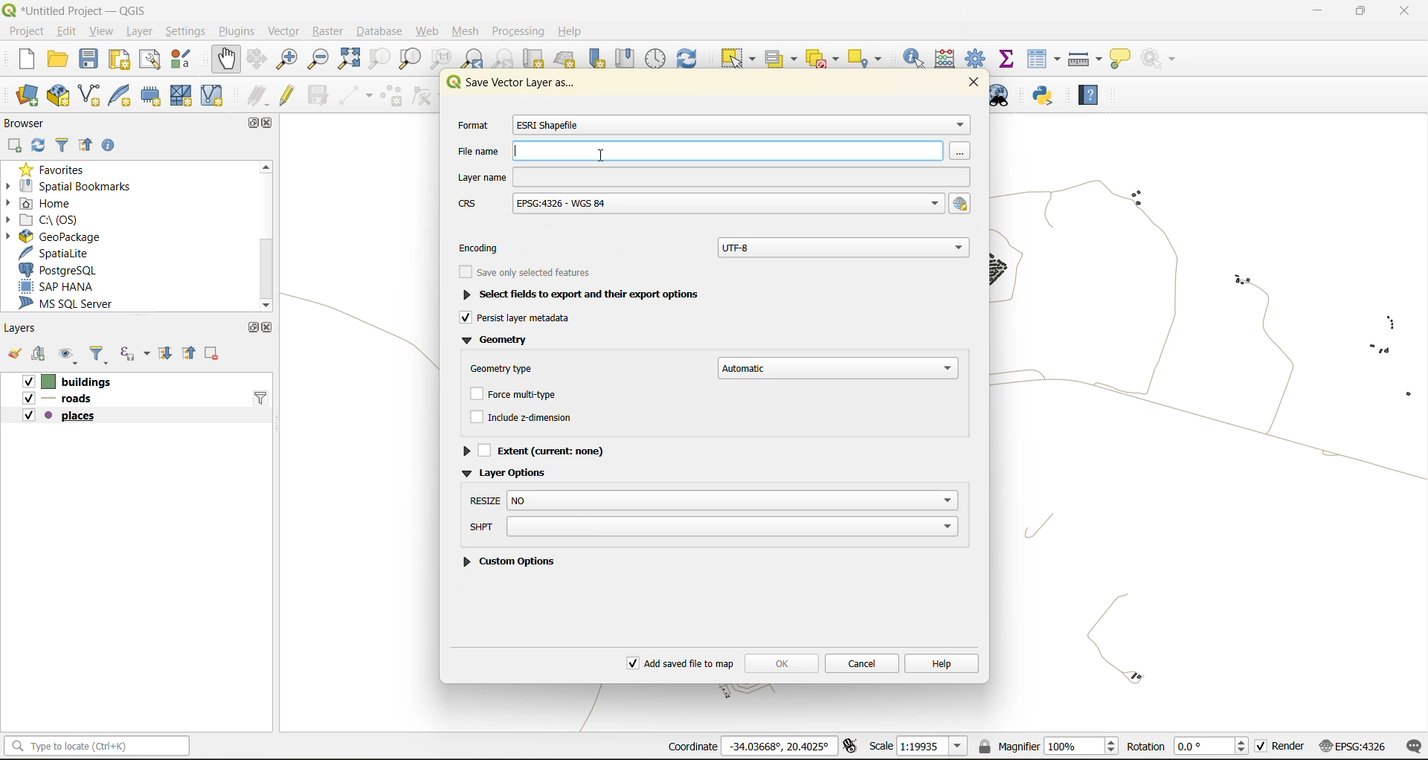  What do you see at coordinates (602, 59) in the screenshot?
I see `new spatial bookmark` at bounding box center [602, 59].